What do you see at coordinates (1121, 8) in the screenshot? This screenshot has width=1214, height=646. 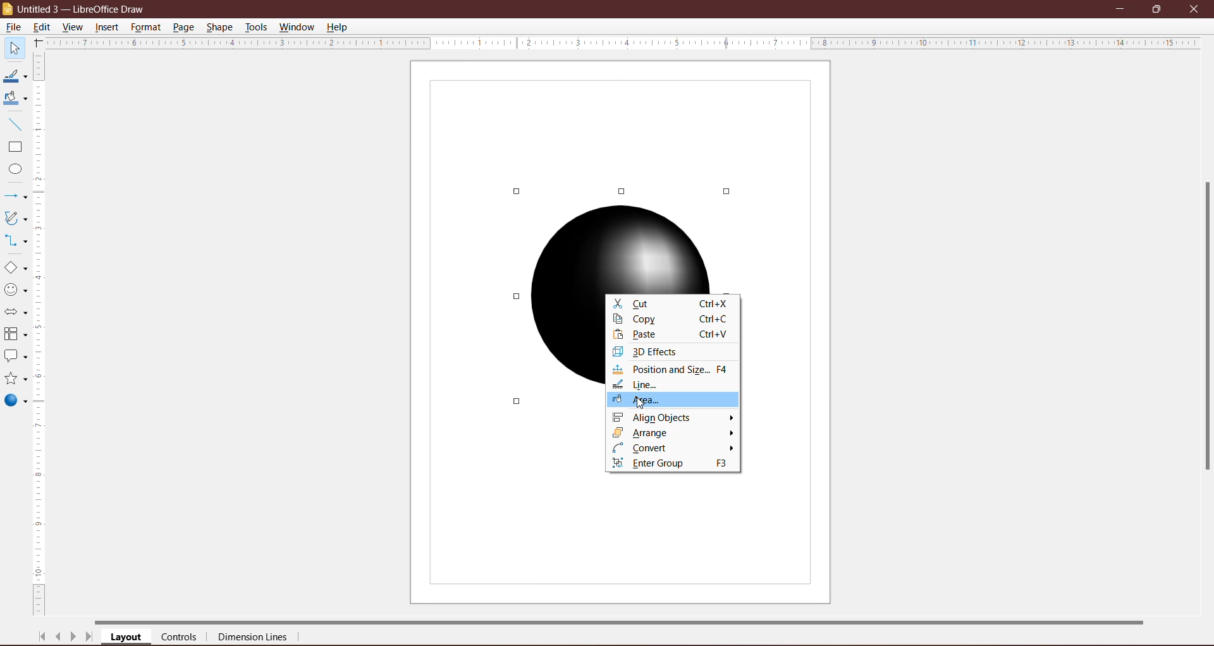 I see `Minimize` at bounding box center [1121, 8].